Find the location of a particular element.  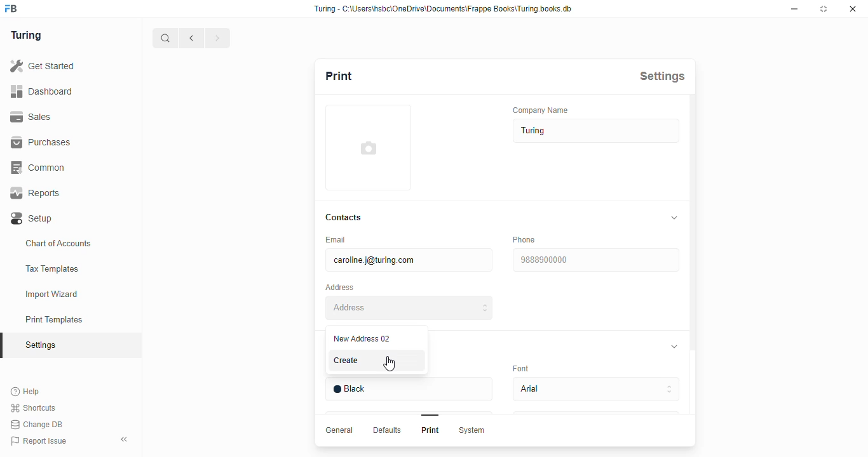

tax templates is located at coordinates (51, 268).